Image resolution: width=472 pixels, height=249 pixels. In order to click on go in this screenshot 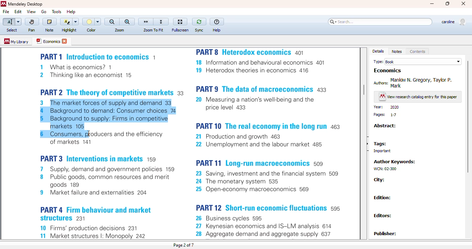, I will do `click(44, 12)`.